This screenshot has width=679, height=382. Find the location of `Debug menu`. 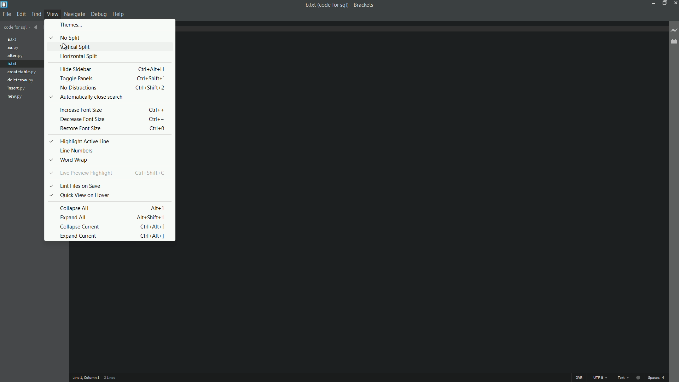

Debug menu is located at coordinates (100, 14).